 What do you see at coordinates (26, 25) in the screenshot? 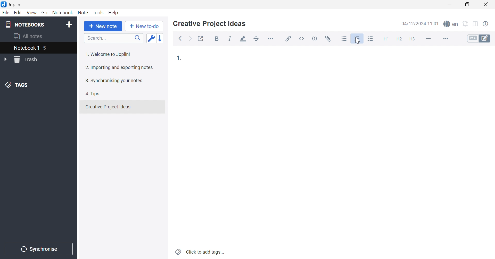
I see `NOTEBOOKS` at bounding box center [26, 25].